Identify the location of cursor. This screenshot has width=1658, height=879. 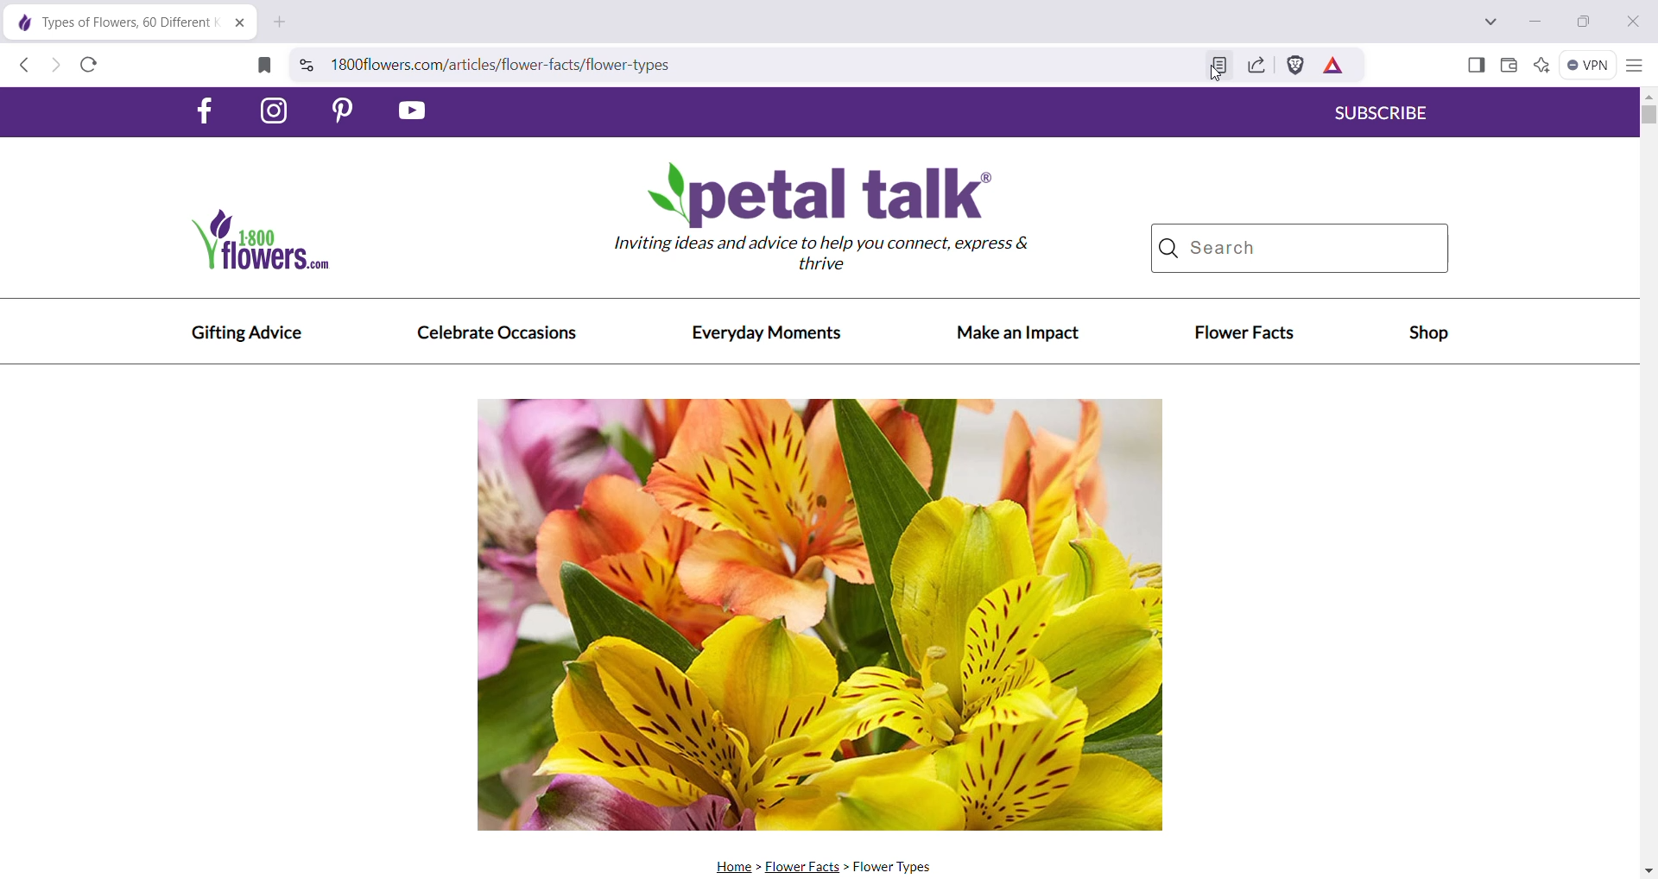
(1215, 76).